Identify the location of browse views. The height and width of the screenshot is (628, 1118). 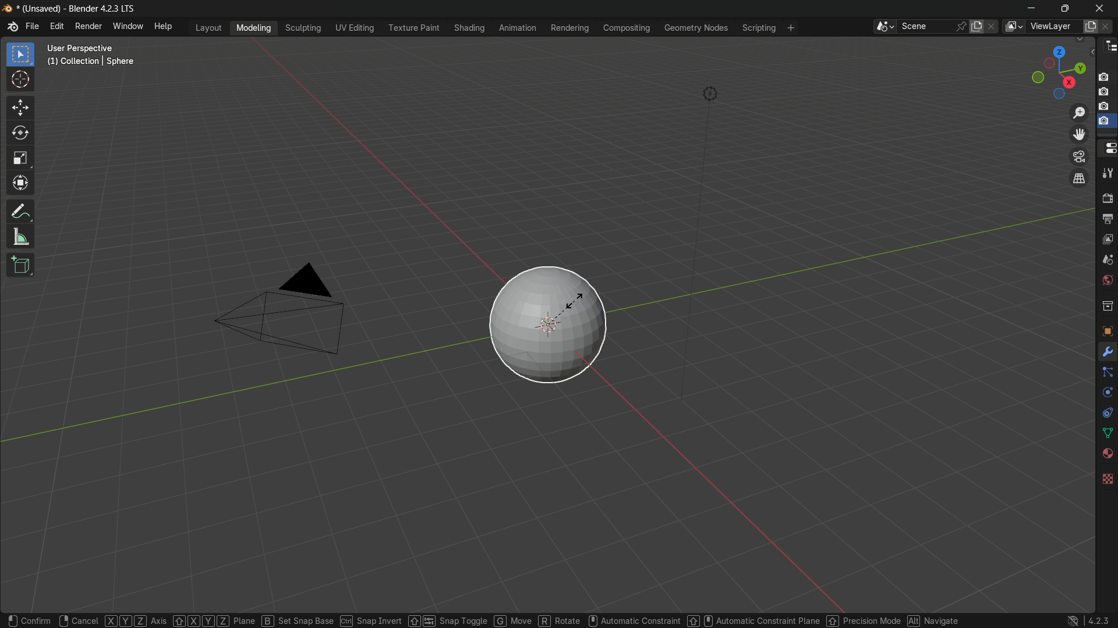
(1013, 26).